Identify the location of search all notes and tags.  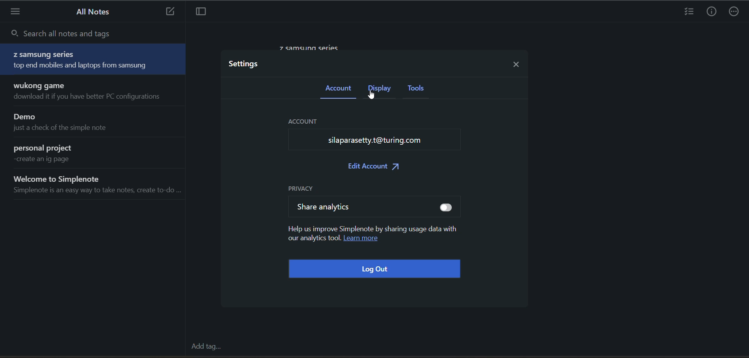
(93, 34).